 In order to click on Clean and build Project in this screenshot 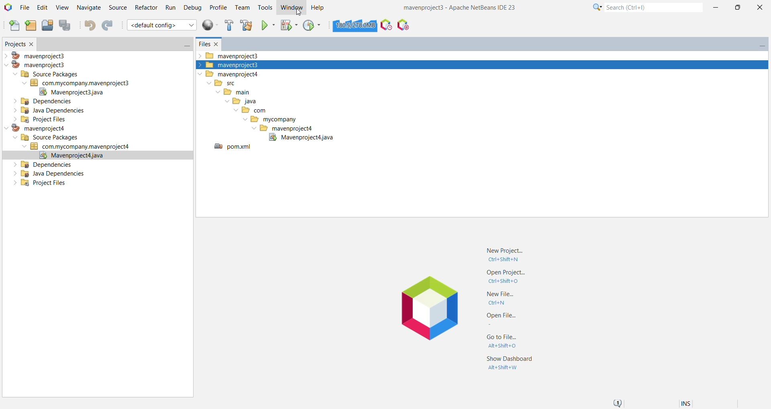, I will do `click(246, 25)`.